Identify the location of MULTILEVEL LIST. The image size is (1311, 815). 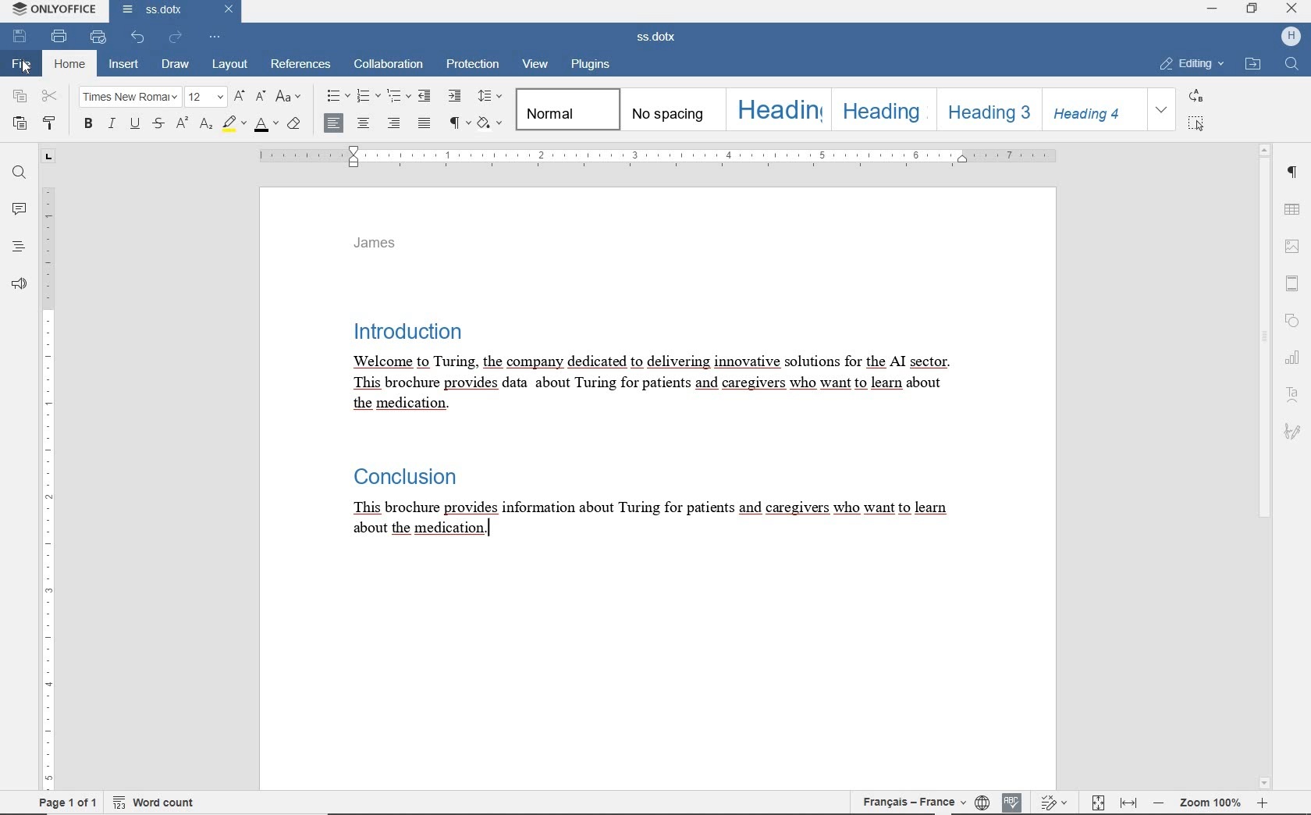
(400, 96).